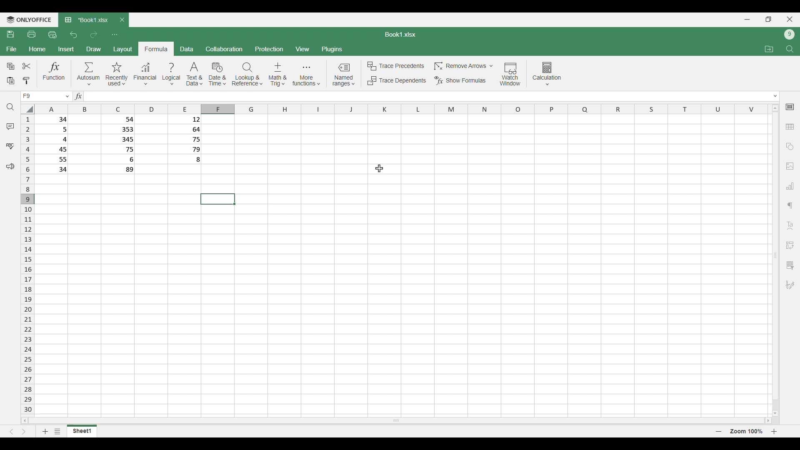  What do you see at coordinates (277, 74) in the screenshot?
I see `Math and trig` at bounding box center [277, 74].